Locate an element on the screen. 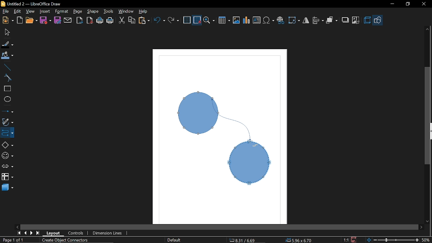  Curves and polygons is located at coordinates (7, 122).